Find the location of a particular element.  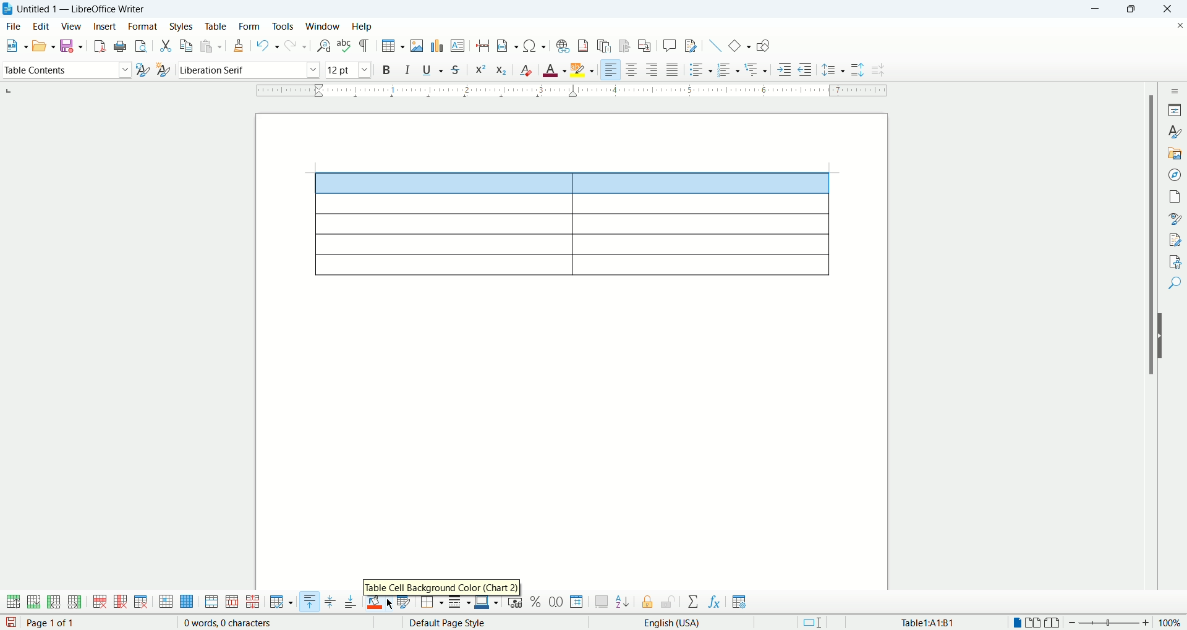

table cell background color is located at coordinates (441, 587).